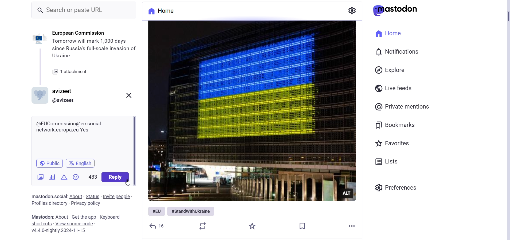  What do you see at coordinates (63, 217) in the screenshot?
I see `About` at bounding box center [63, 217].